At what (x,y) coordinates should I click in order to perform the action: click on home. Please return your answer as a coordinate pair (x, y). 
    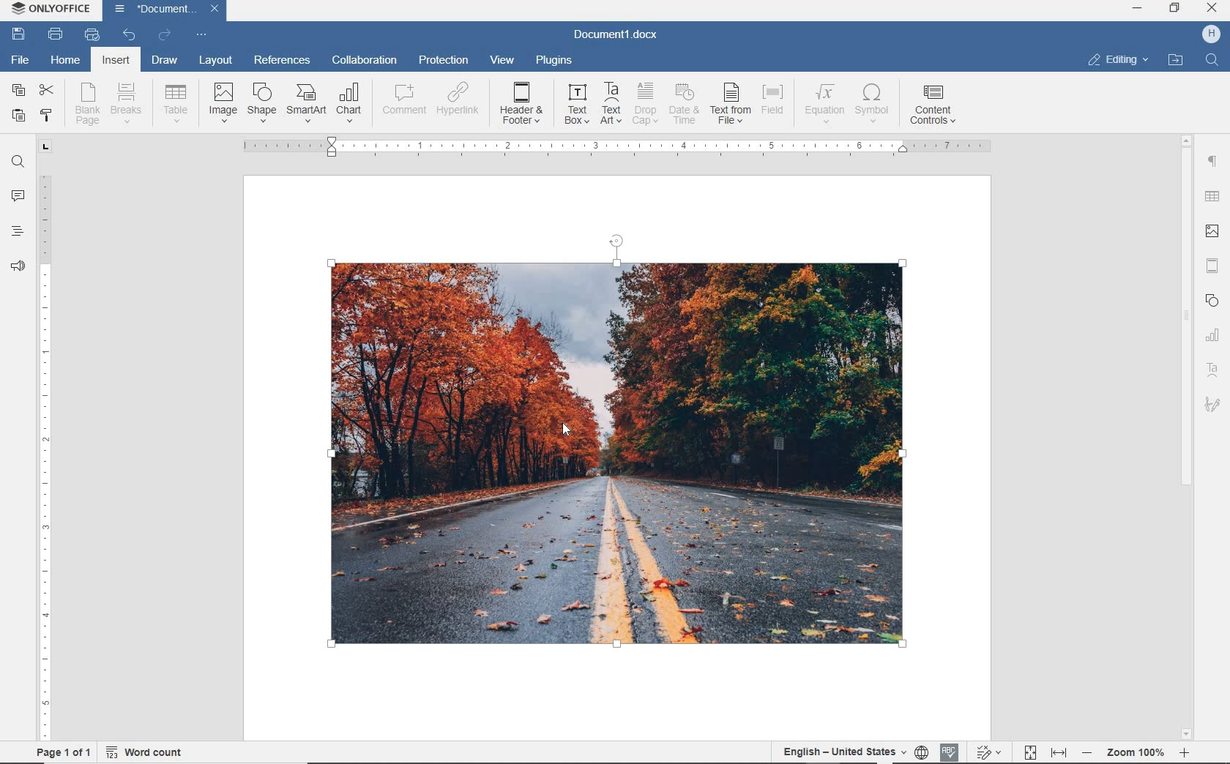
    Looking at the image, I should click on (64, 64).